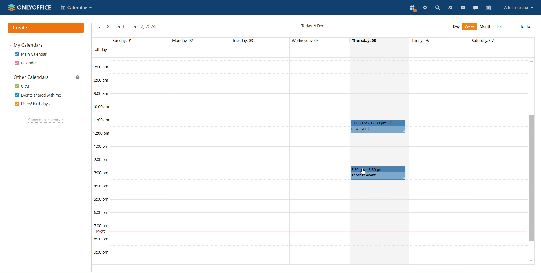 This screenshot has height=273, width=541. Describe the element at coordinates (26, 45) in the screenshot. I see `my calendars` at that location.